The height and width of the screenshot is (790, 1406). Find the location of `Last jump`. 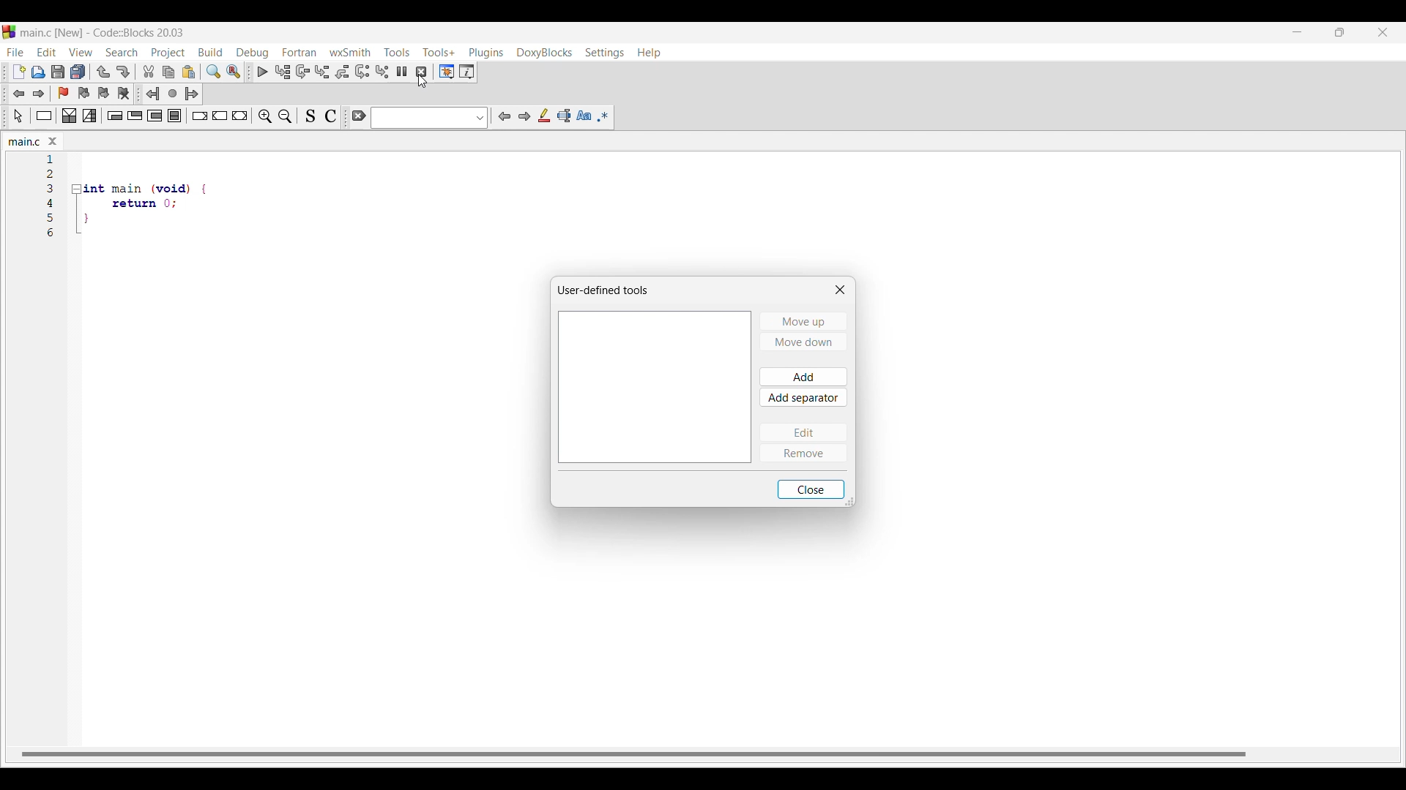

Last jump is located at coordinates (173, 94).